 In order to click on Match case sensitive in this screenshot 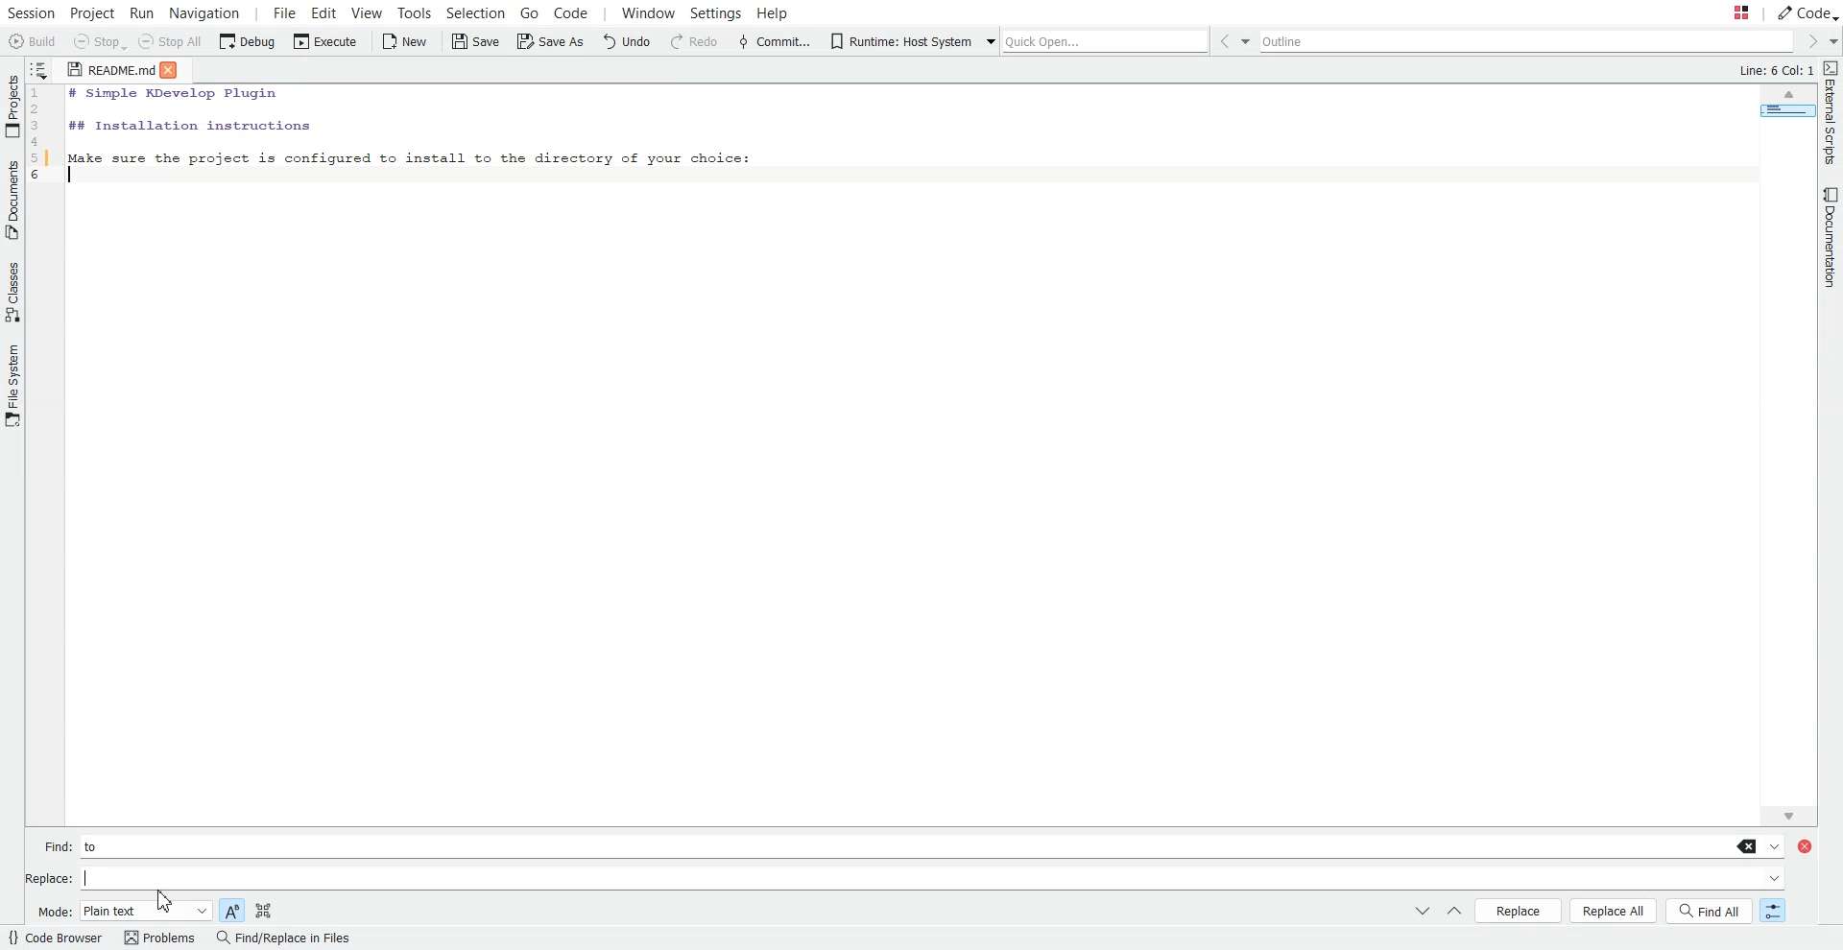, I will do `click(231, 909)`.